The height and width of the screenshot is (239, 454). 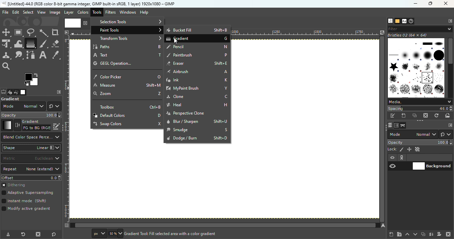 I want to click on Open the tools option dialog, so click(x=3, y=93).